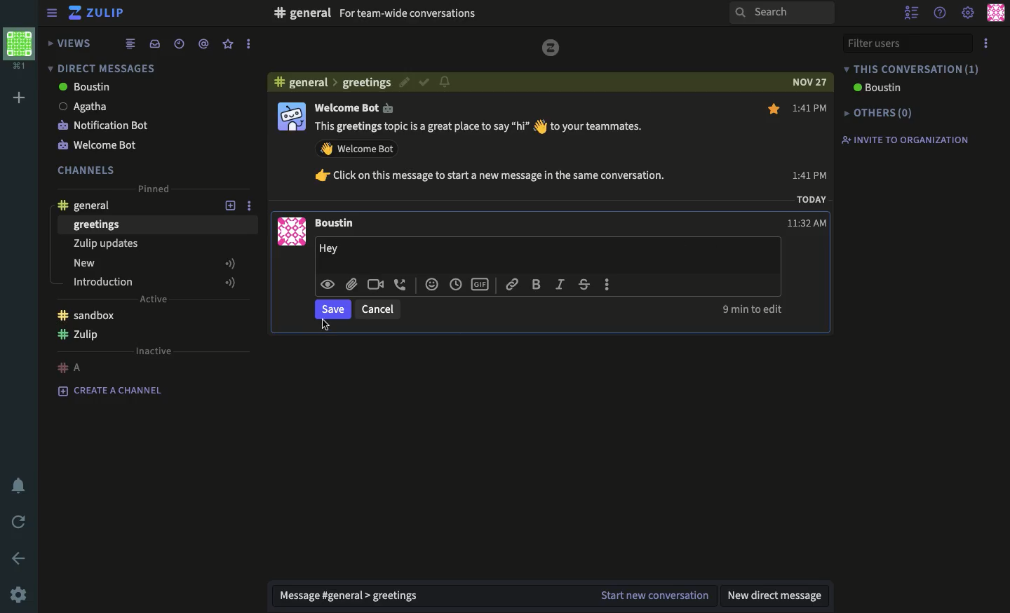  What do you see at coordinates (104, 245) in the screenshot?
I see `Zulip updates` at bounding box center [104, 245].